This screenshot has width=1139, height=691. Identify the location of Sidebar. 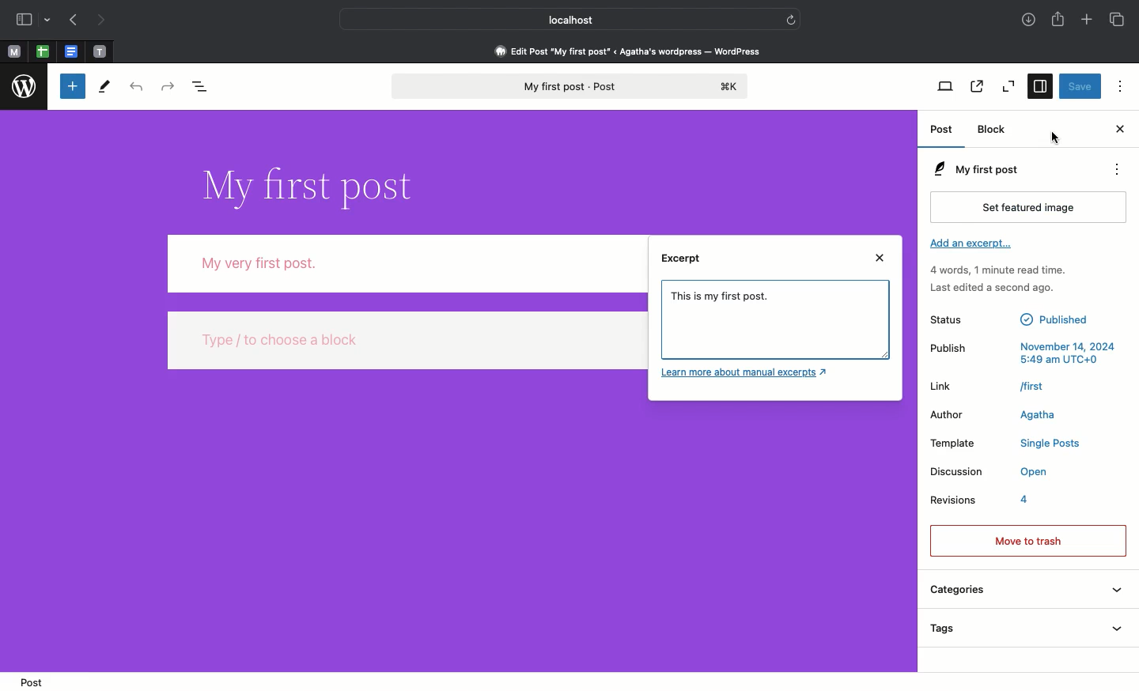
(34, 21).